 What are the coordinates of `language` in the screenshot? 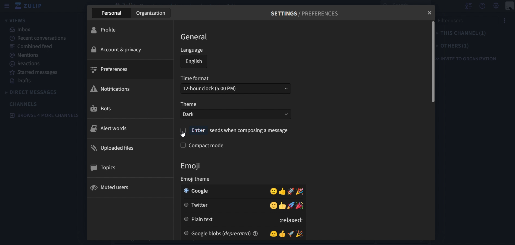 It's located at (193, 50).